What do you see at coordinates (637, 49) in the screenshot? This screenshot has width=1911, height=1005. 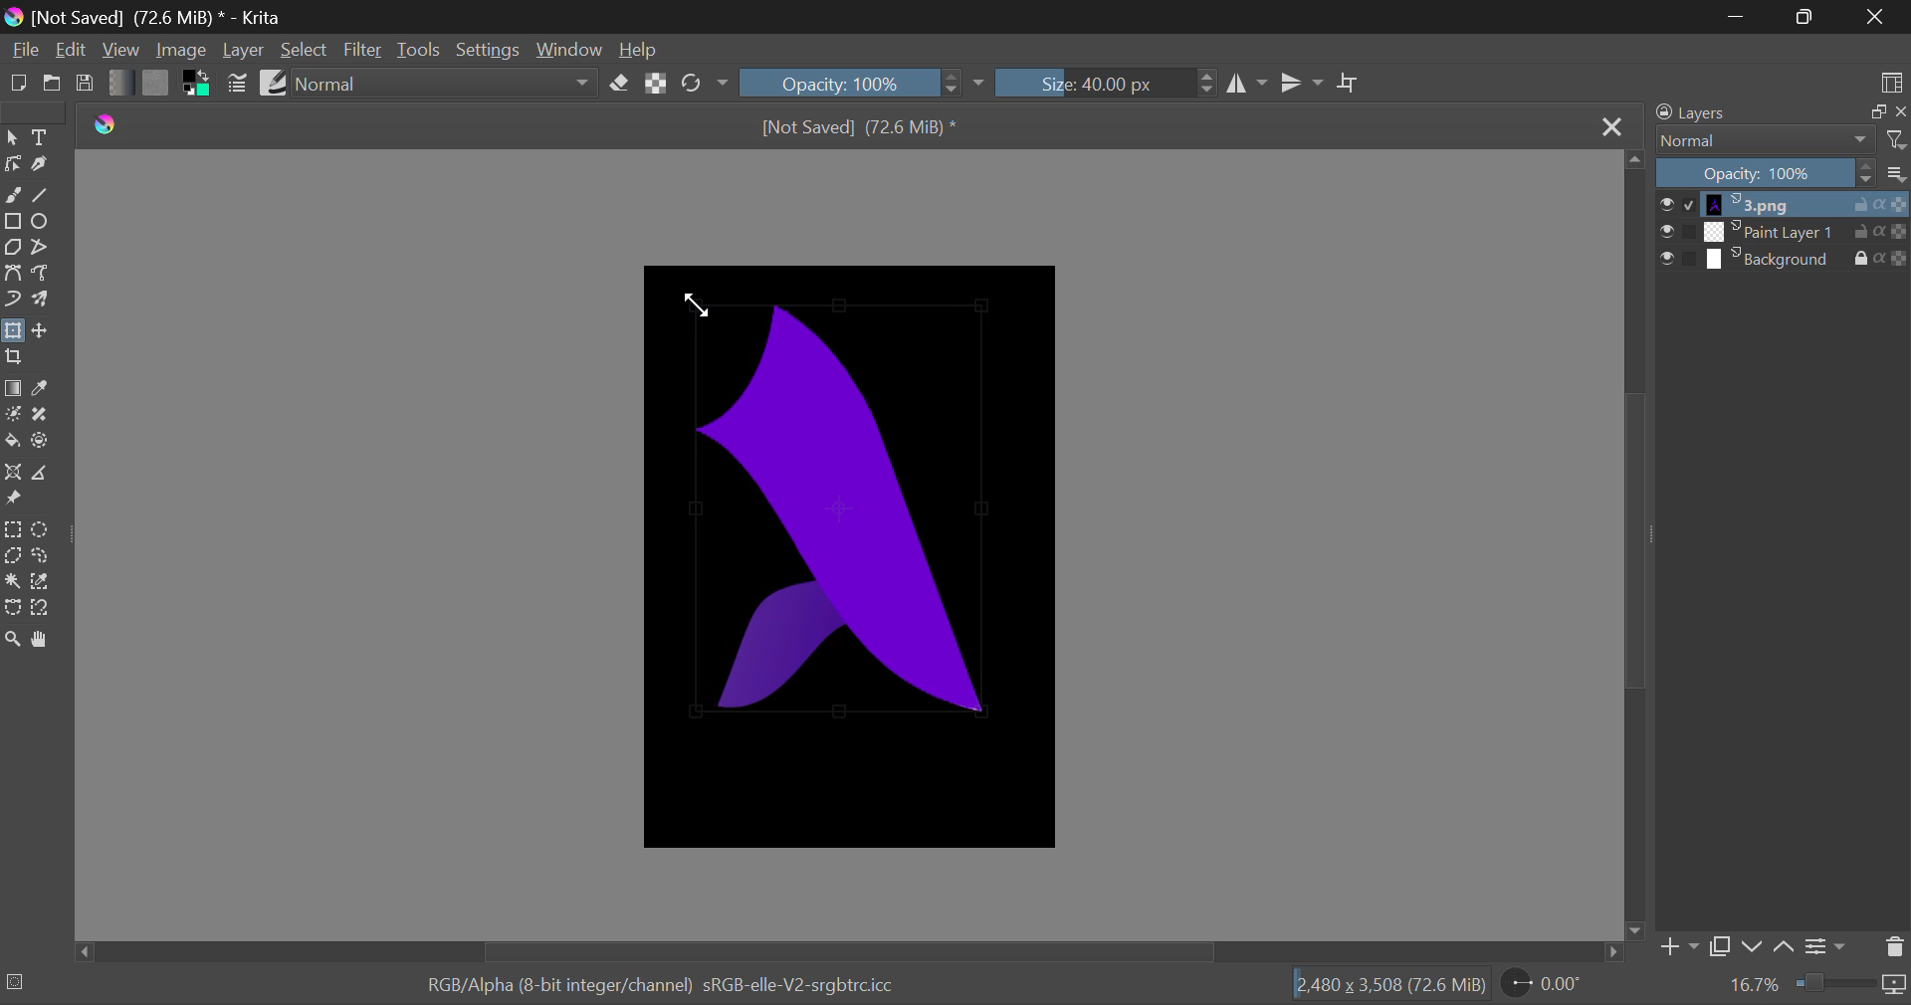 I see `Help` at bounding box center [637, 49].